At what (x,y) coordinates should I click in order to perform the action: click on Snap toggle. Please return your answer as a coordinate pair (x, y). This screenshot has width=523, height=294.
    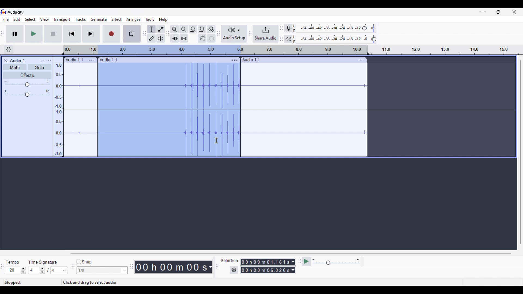
    Looking at the image, I should click on (84, 262).